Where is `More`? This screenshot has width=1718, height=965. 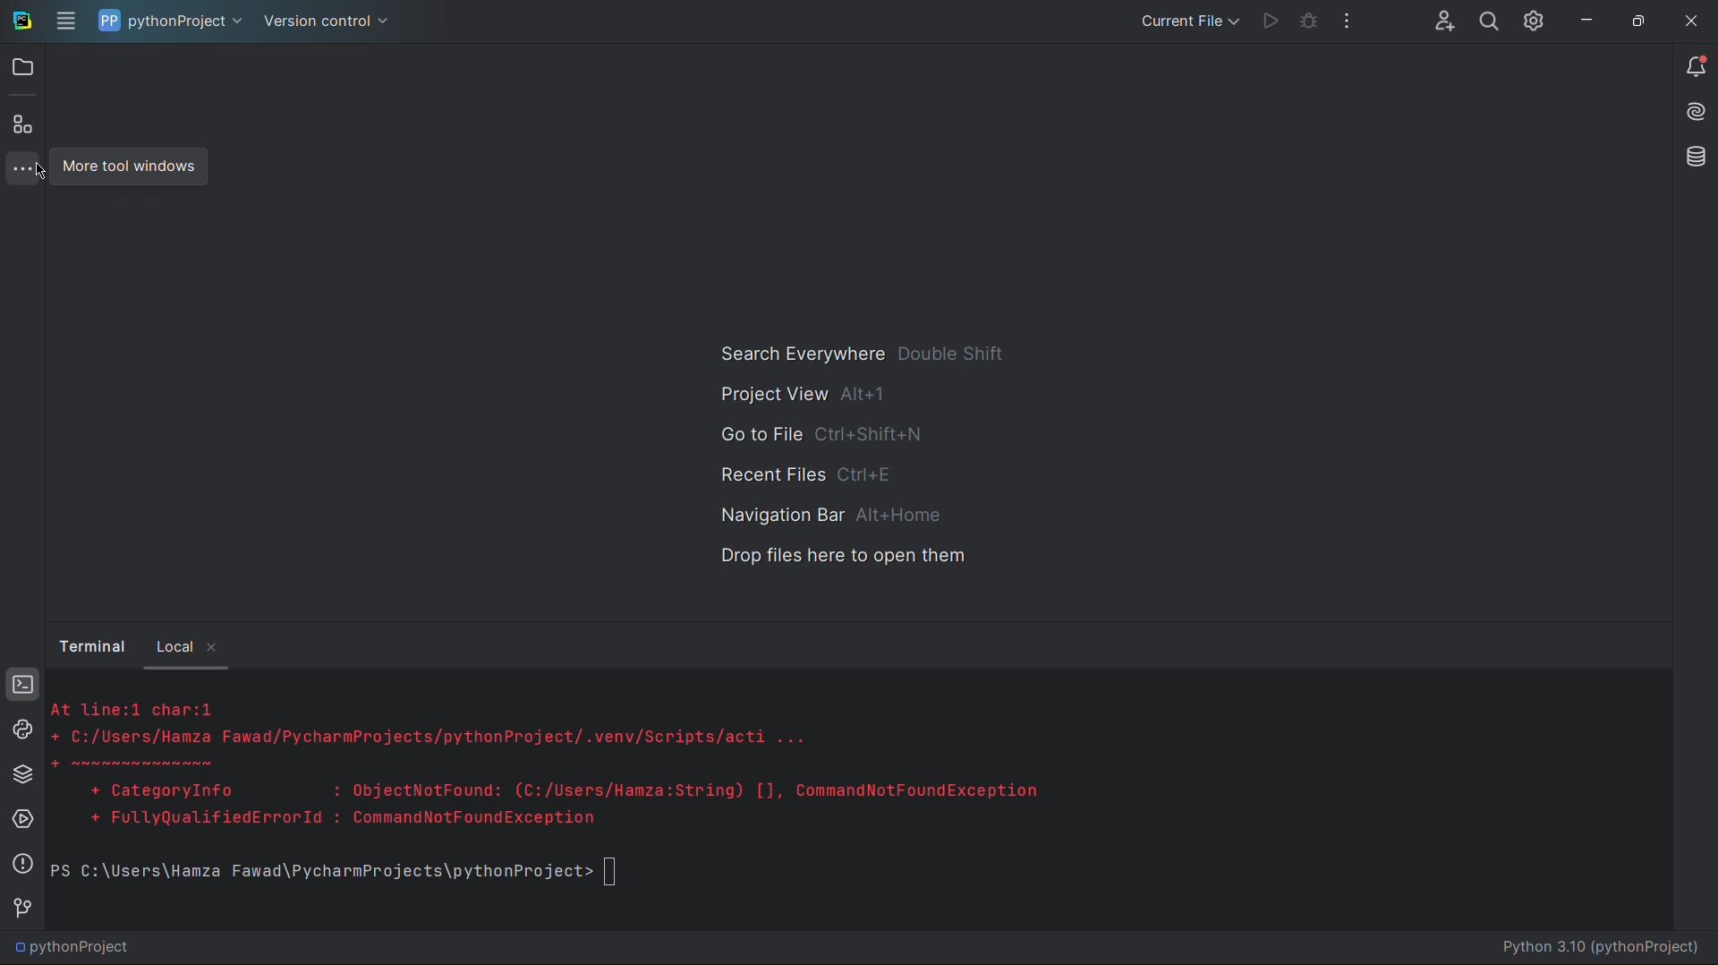 More is located at coordinates (1347, 18).